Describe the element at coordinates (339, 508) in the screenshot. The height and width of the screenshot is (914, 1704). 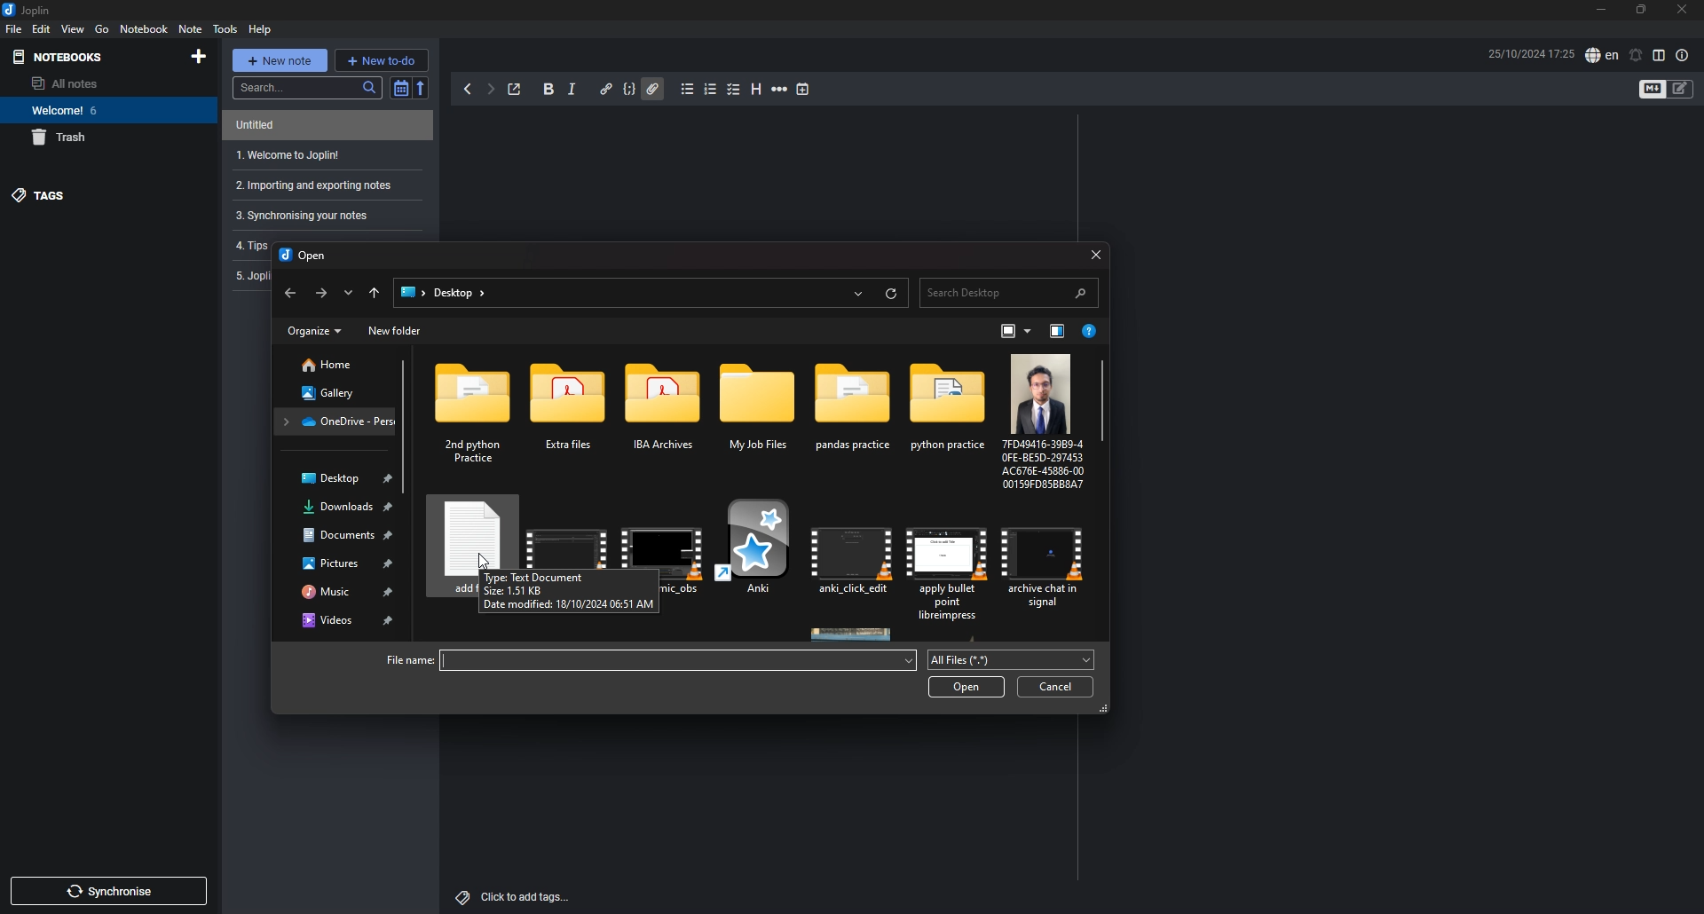
I see `downloads` at that location.